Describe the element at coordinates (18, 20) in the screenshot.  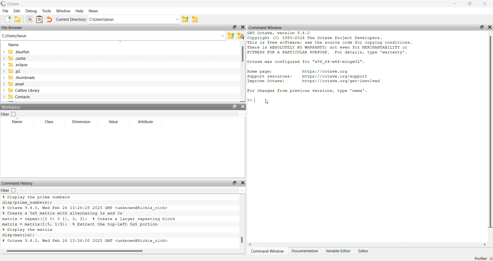
I see `open an existing file in editor` at that location.